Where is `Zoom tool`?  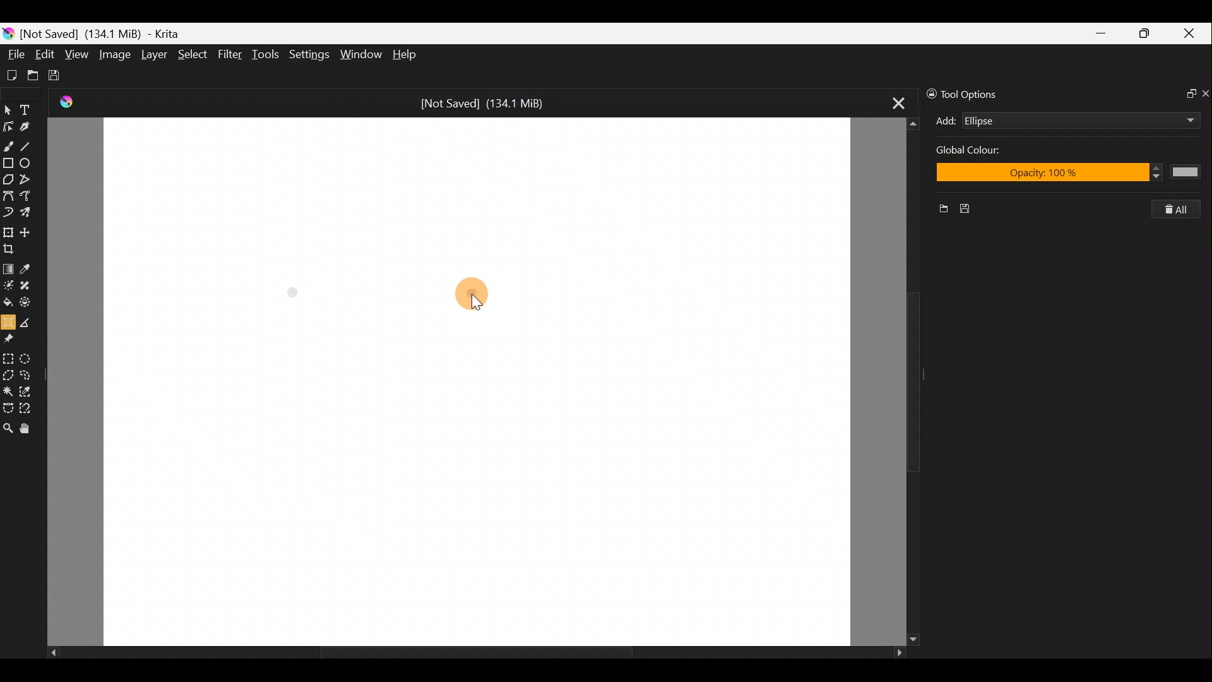
Zoom tool is located at coordinates (8, 428).